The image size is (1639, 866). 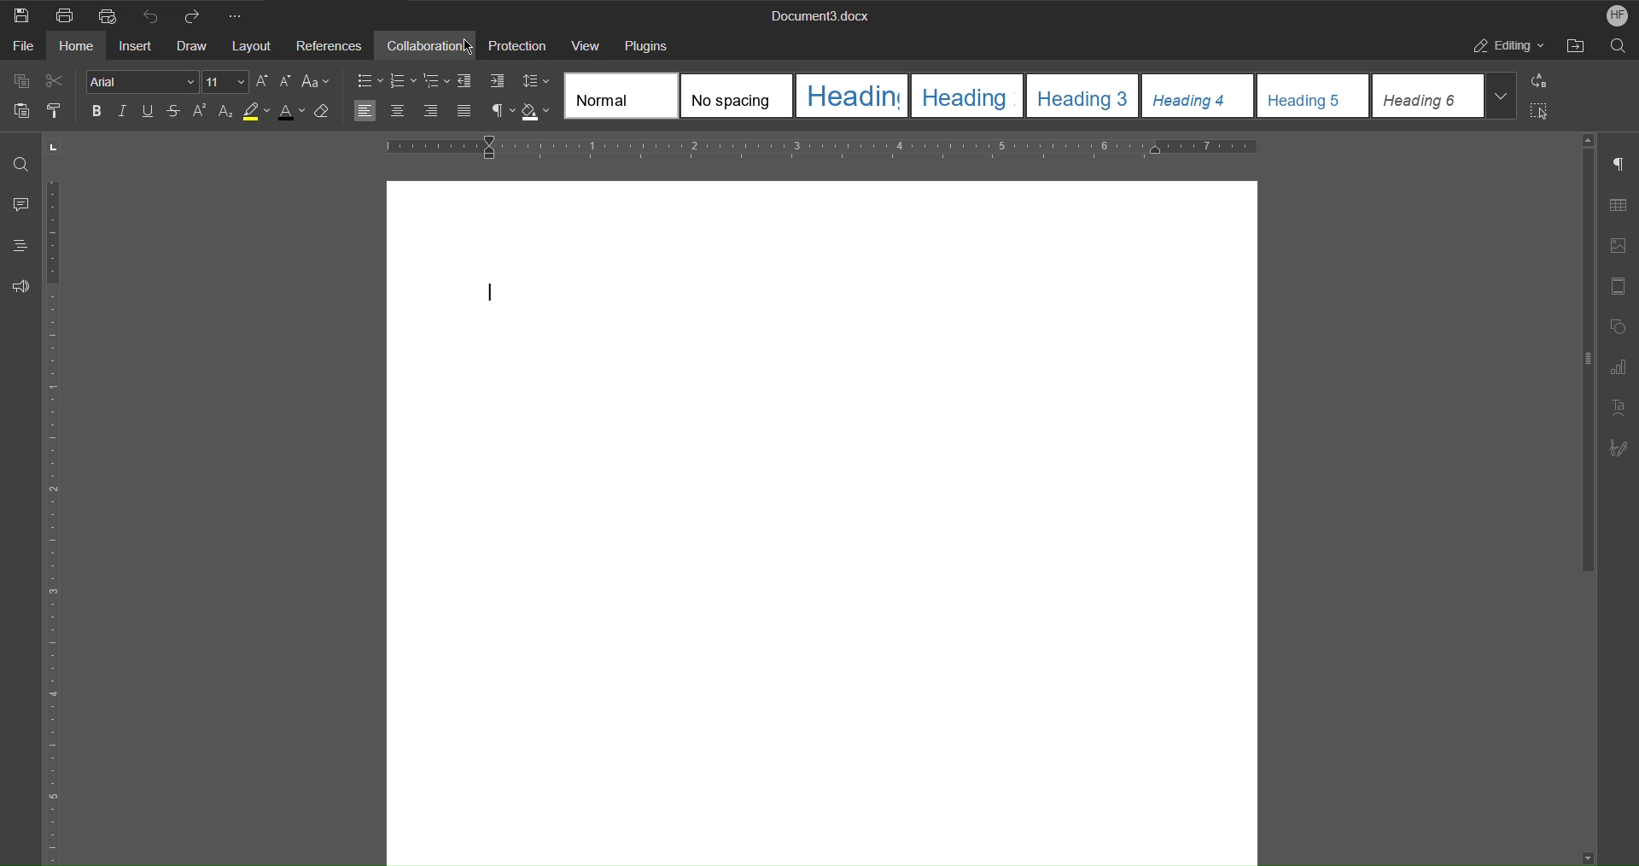 I want to click on Layout, so click(x=251, y=47).